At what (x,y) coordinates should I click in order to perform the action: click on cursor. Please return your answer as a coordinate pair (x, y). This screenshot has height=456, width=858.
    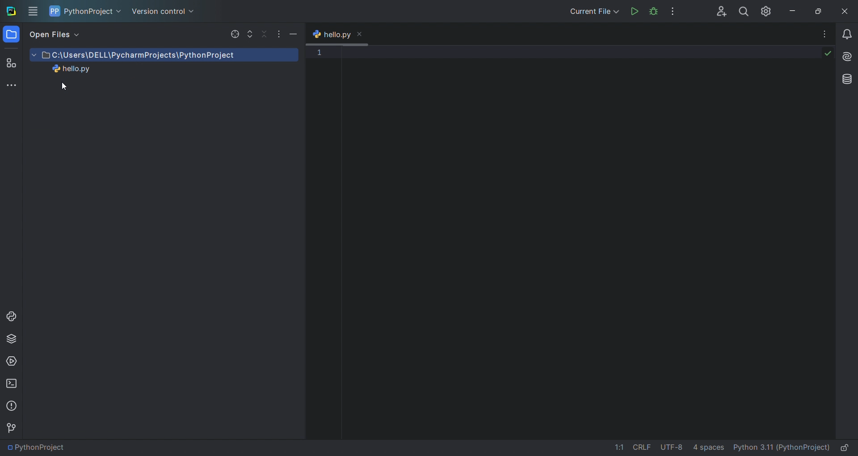
    Looking at the image, I should click on (63, 87).